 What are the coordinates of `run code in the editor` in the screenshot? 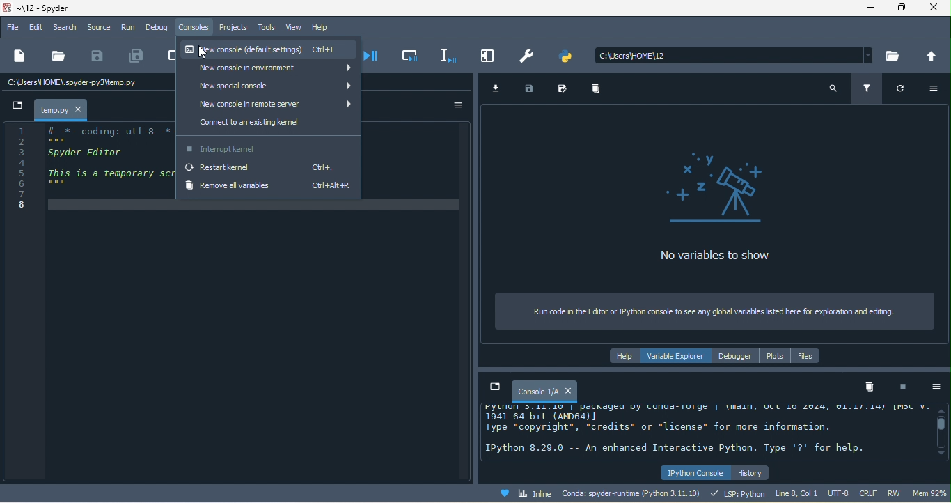 It's located at (716, 312).